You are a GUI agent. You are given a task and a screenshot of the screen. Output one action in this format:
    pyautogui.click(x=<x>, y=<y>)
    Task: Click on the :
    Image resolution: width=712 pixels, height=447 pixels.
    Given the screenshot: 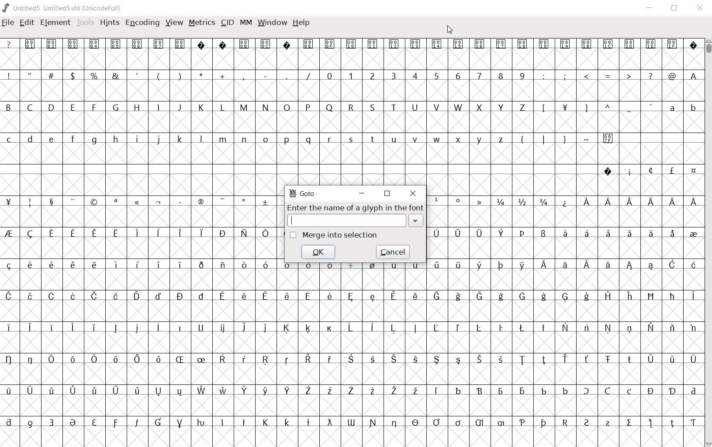 What is the action you would take?
    pyautogui.click(x=543, y=75)
    